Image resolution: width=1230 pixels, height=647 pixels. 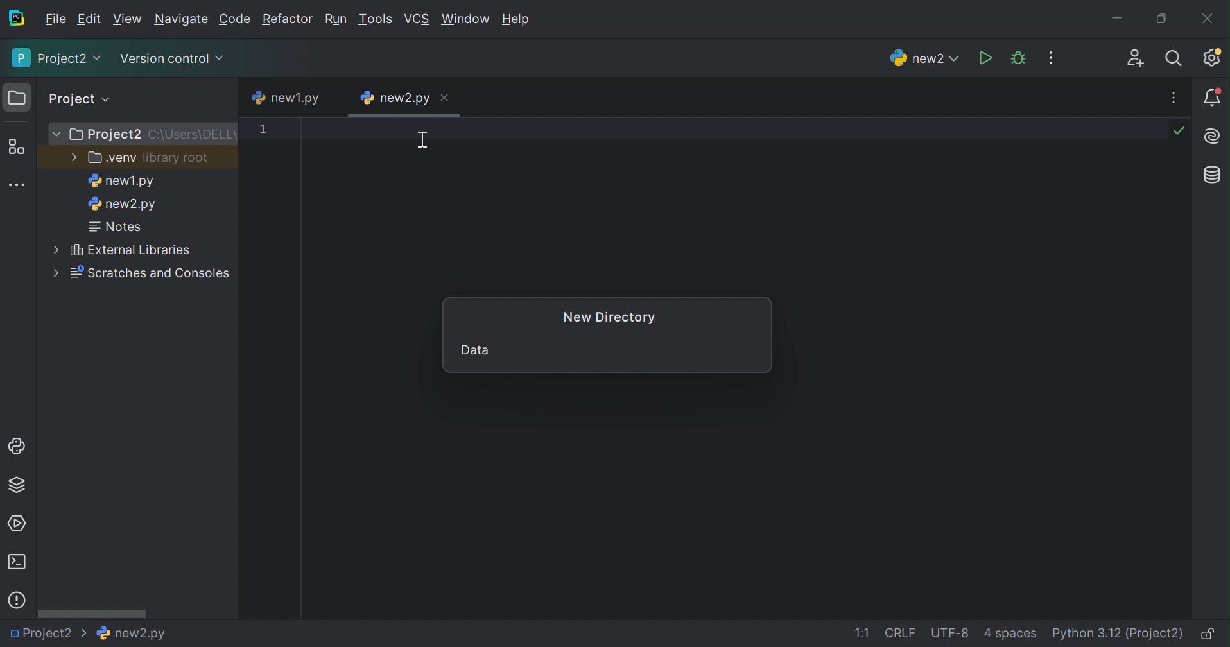 I want to click on Code with me, so click(x=1136, y=58).